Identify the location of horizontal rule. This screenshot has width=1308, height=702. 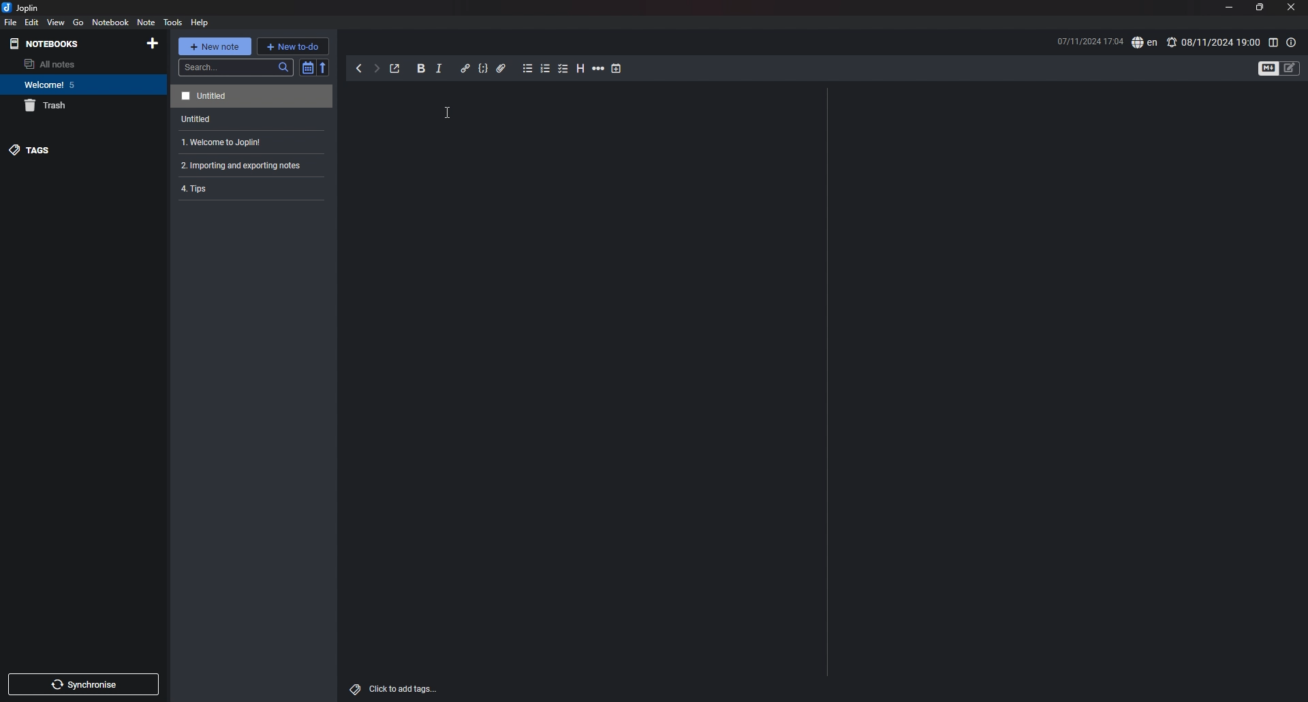
(599, 68).